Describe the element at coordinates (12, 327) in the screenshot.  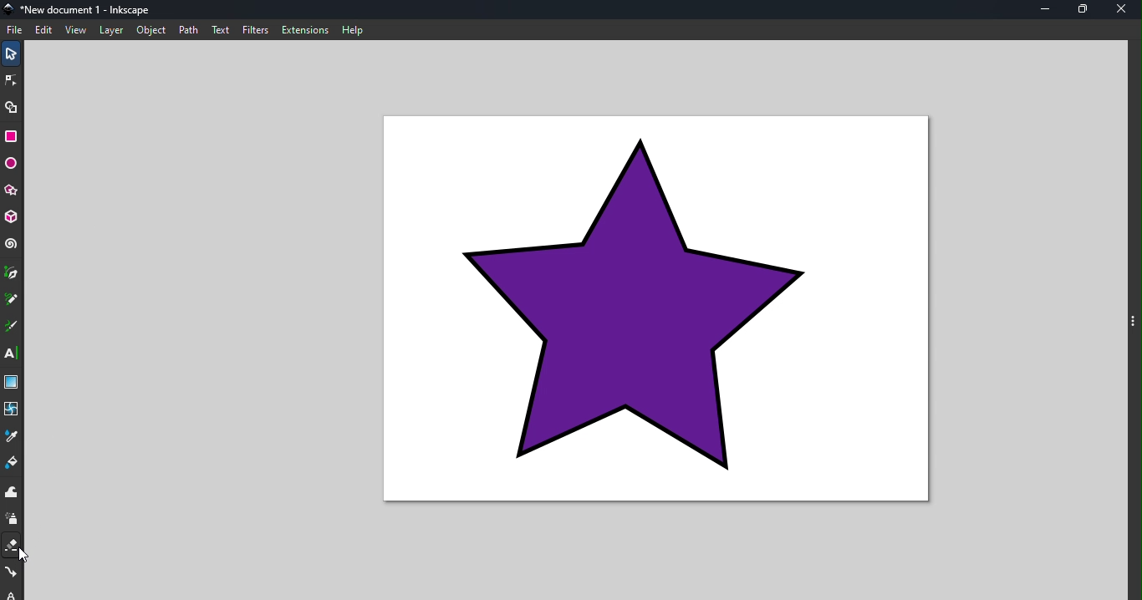
I see `calligraphy tool` at that location.